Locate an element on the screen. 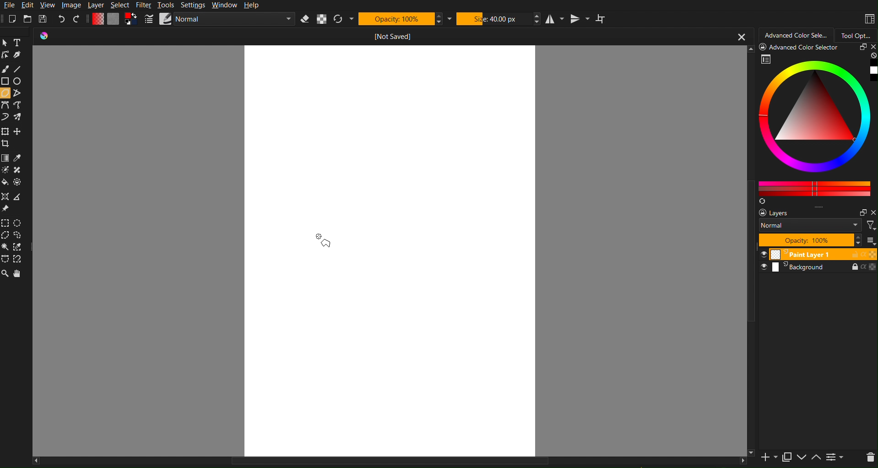 This screenshot has height=468, width=878. Advanced Color Selector is located at coordinates (797, 34).